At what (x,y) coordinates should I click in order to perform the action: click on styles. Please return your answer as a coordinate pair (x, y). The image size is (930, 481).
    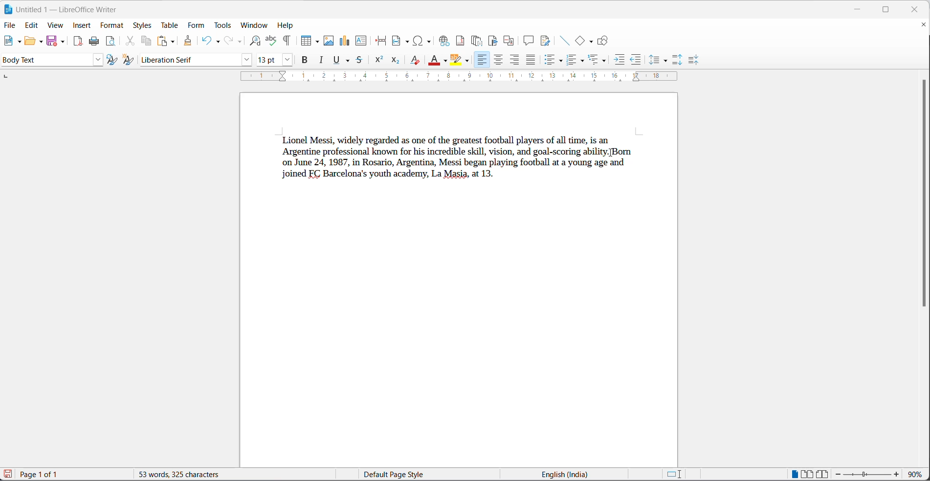
    Looking at the image, I should click on (144, 25).